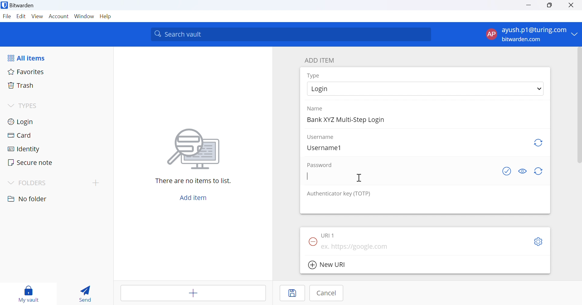  Describe the element at coordinates (321, 60) in the screenshot. I see `ADD ITEM` at that location.